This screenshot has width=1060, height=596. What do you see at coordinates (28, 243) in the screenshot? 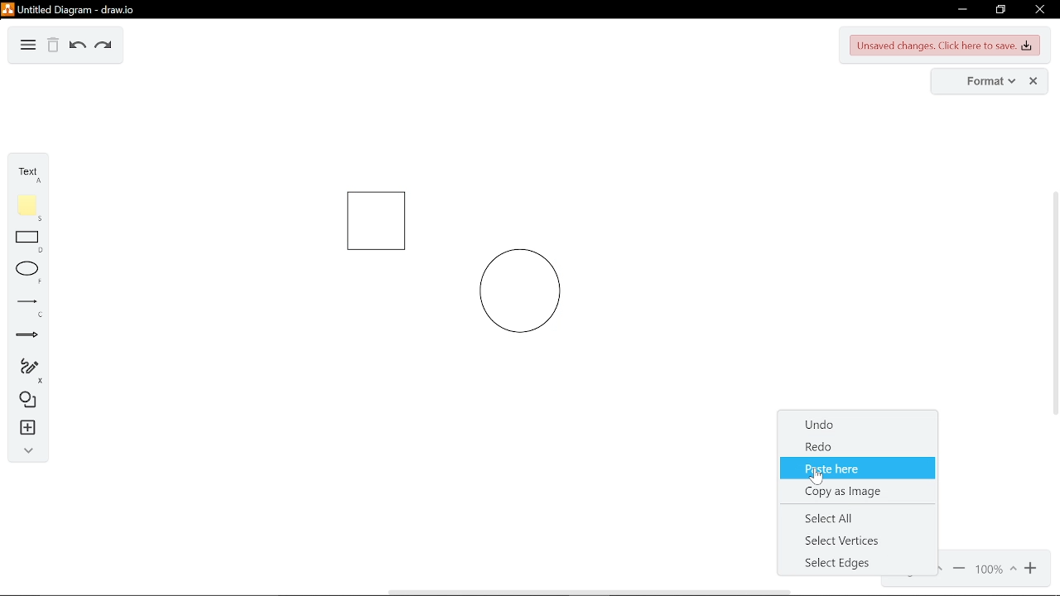
I see `rectangle` at bounding box center [28, 243].